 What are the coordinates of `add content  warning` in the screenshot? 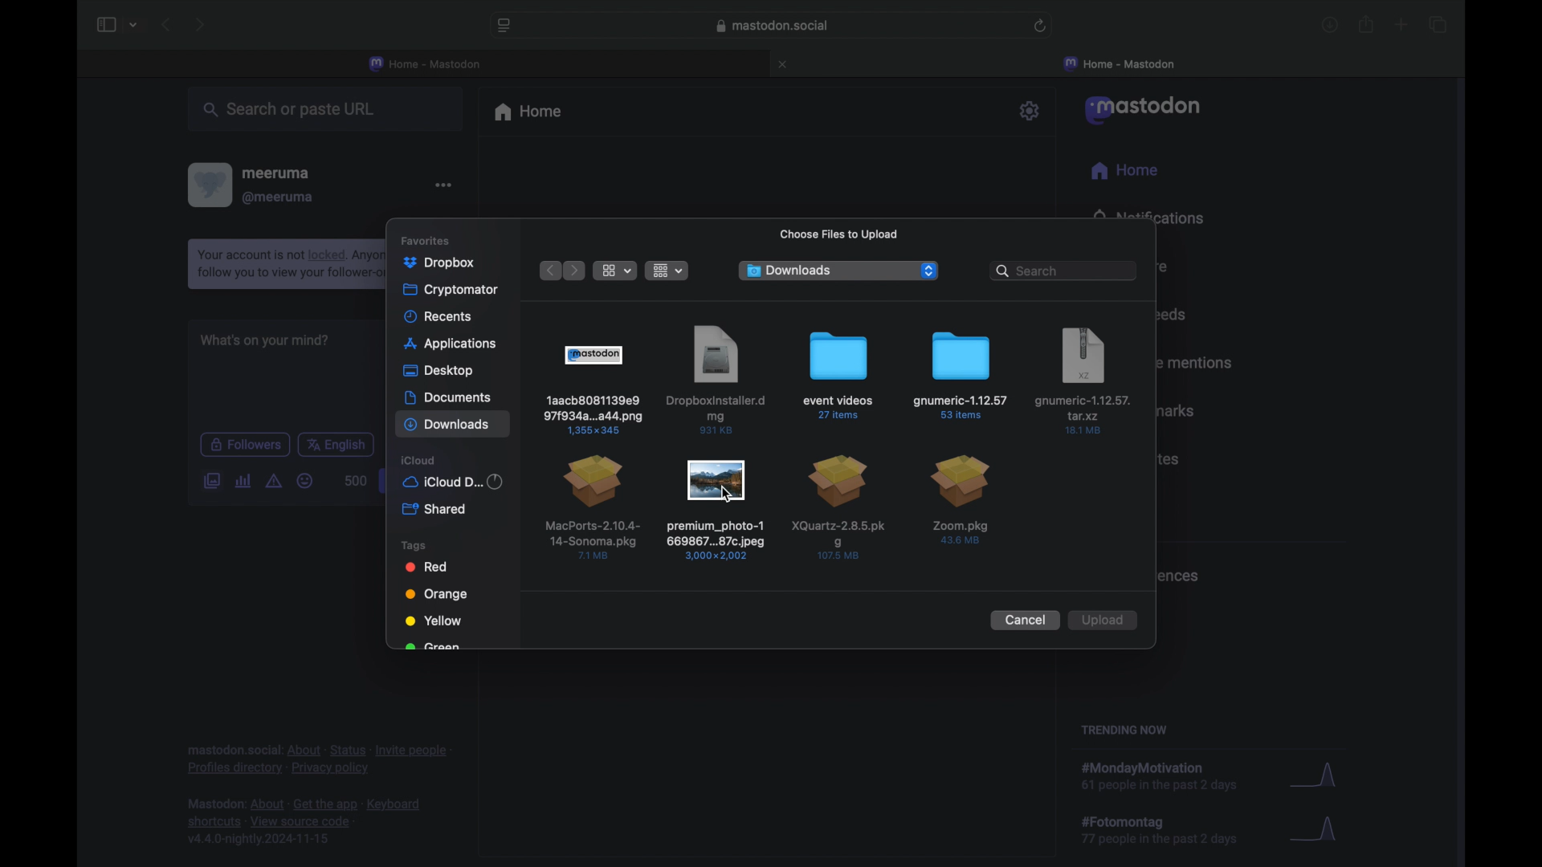 It's located at (273, 480).